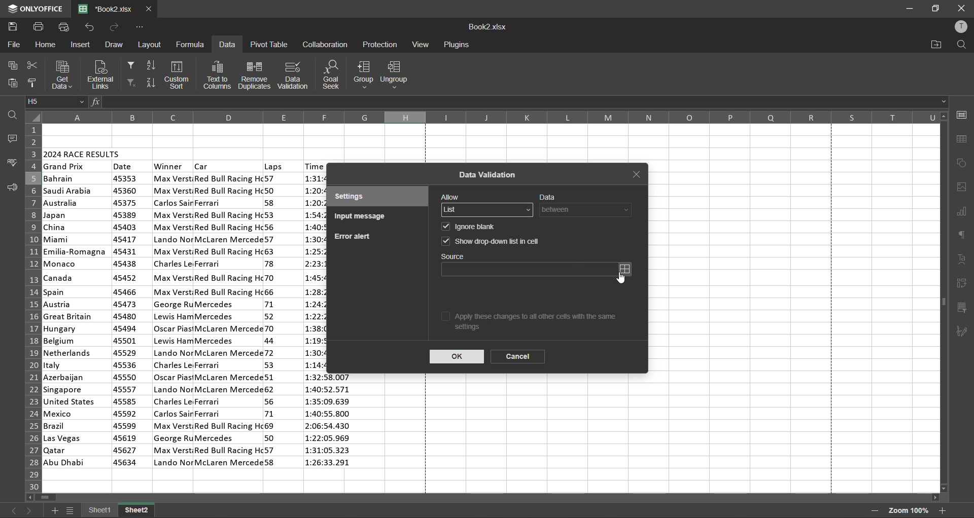 This screenshot has height=518, width=974. What do you see at coordinates (126, 321) in the screenshot?
I see `date` at bounding box center [126, 321].